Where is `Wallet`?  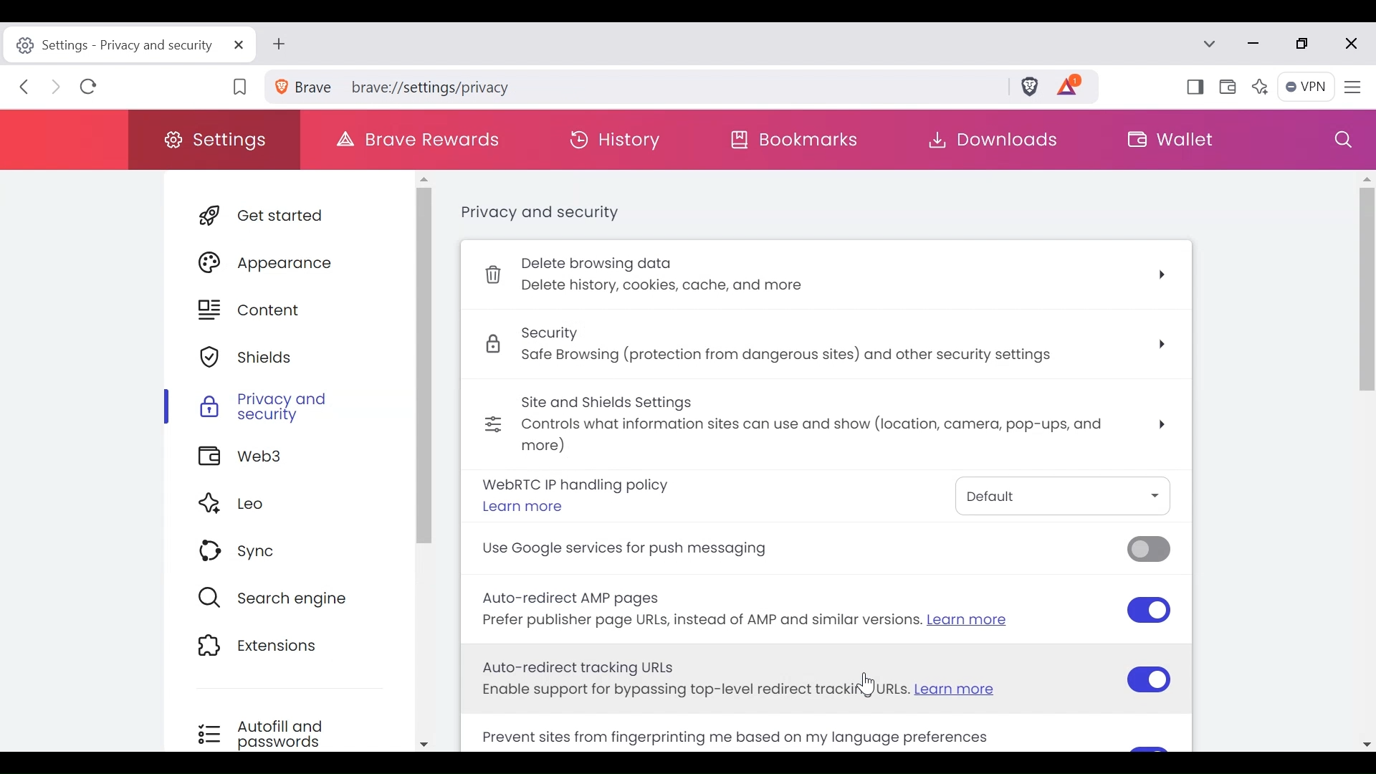 Wallet is located at coordinates (1170, 138).